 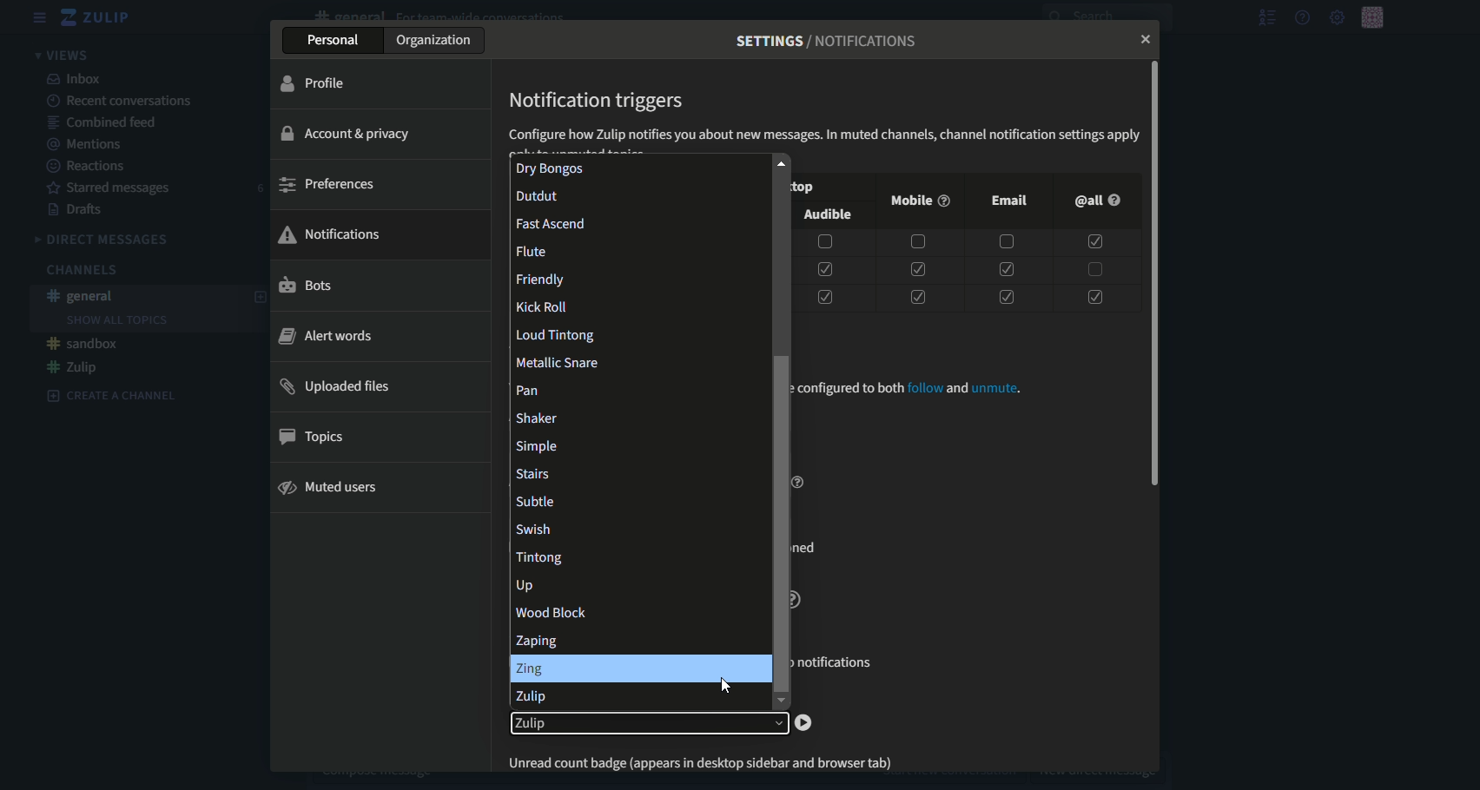 I want to click on text, so click(x=828, y=41).